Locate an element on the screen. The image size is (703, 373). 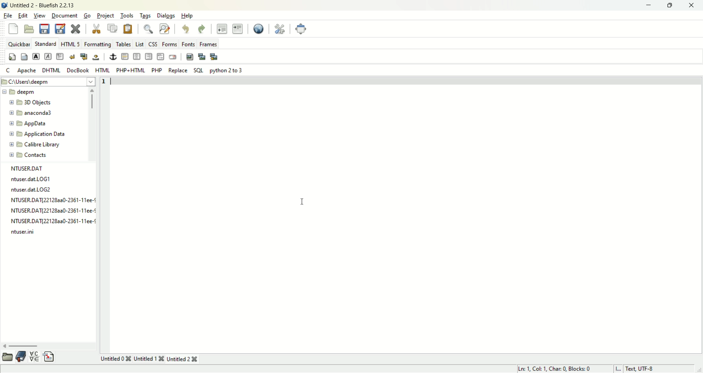
new is located at coordinates (14, 29).